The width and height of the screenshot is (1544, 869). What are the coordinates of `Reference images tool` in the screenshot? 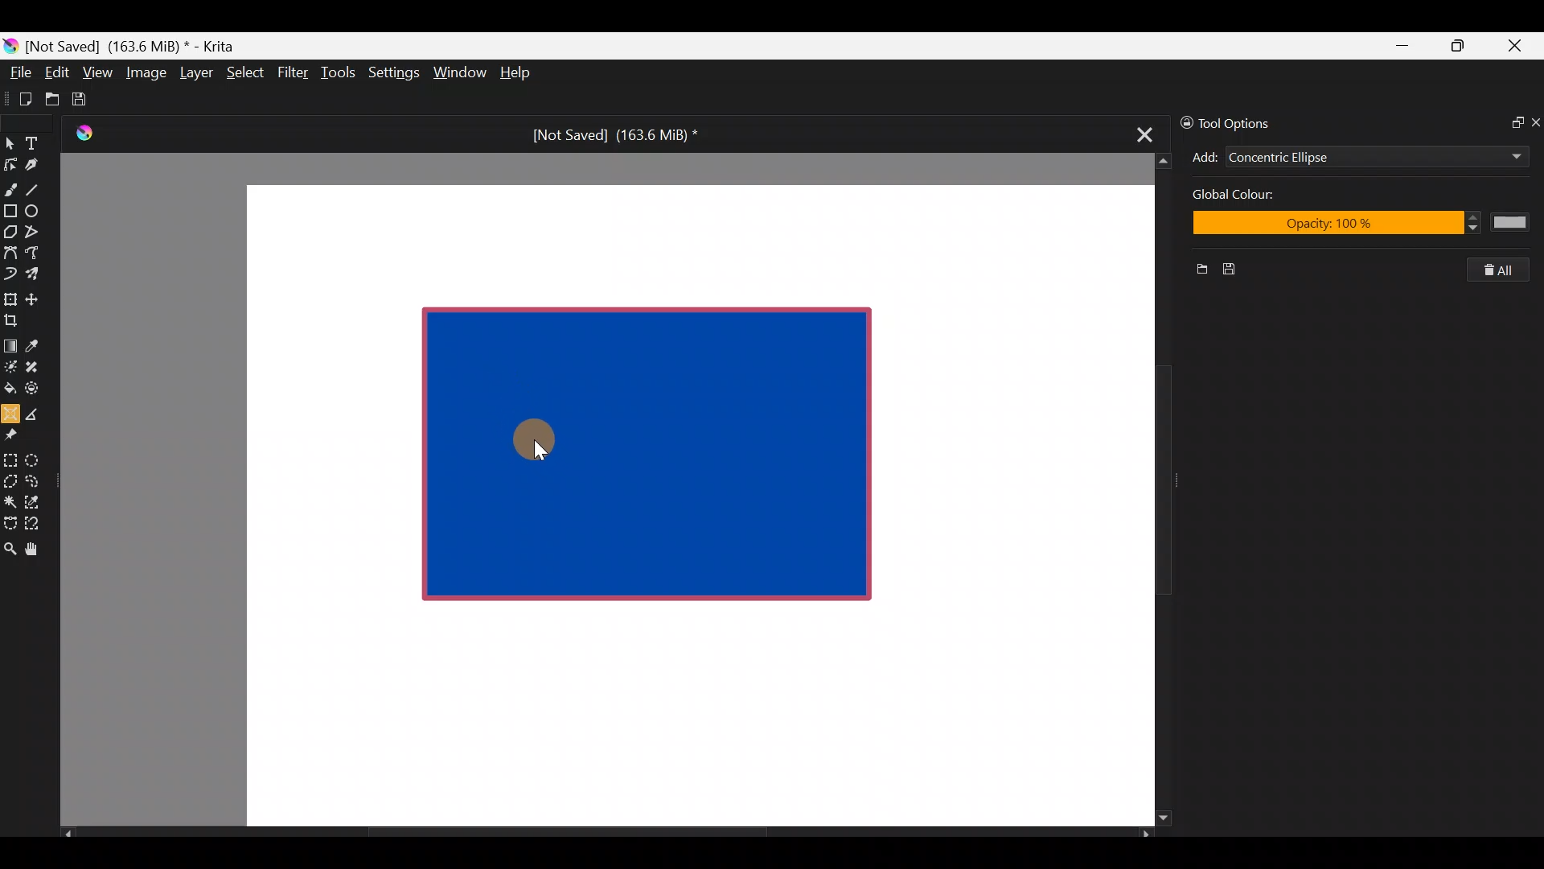 It's located at (16, 433).